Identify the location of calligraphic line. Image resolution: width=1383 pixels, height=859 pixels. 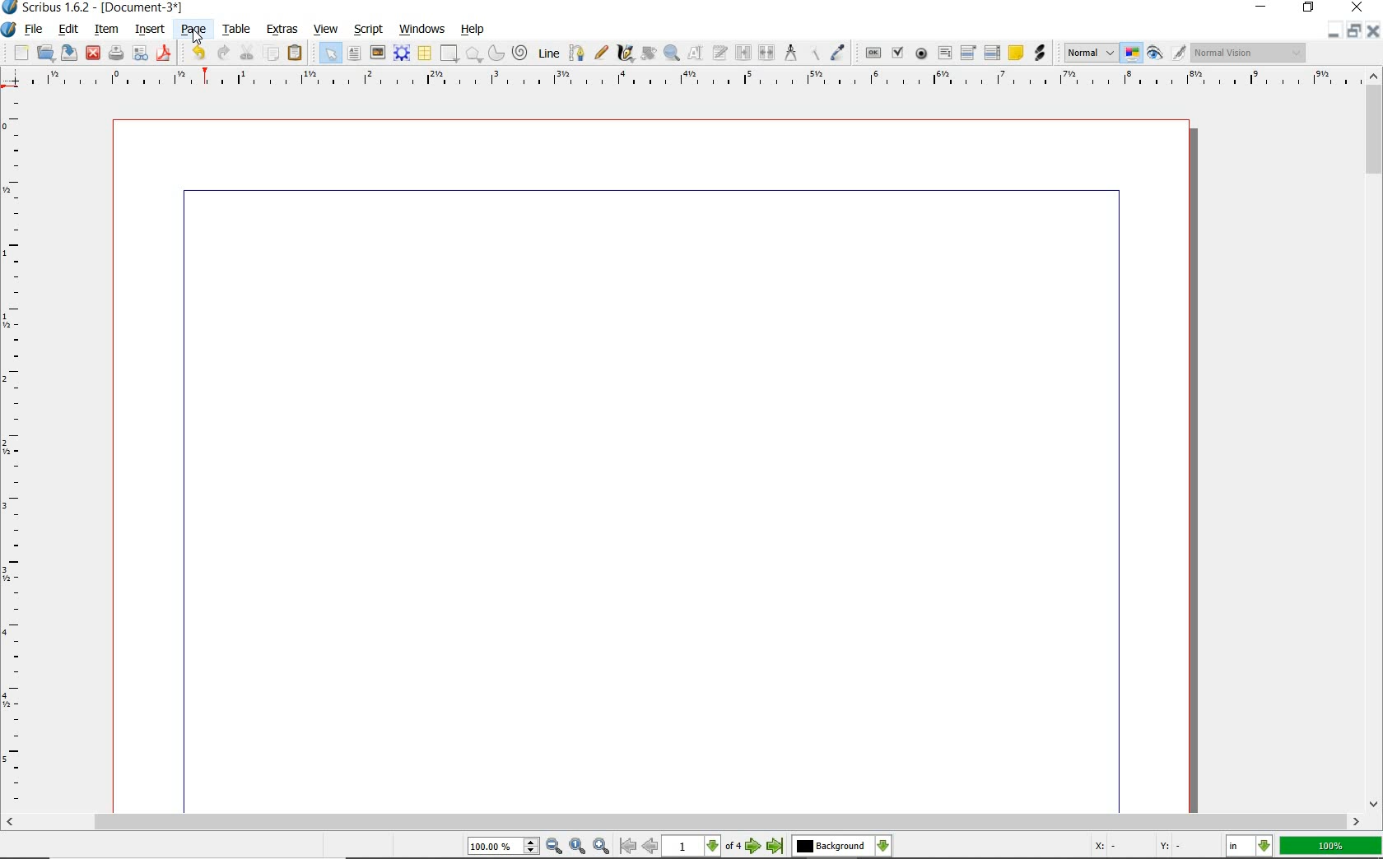
(626, 54).